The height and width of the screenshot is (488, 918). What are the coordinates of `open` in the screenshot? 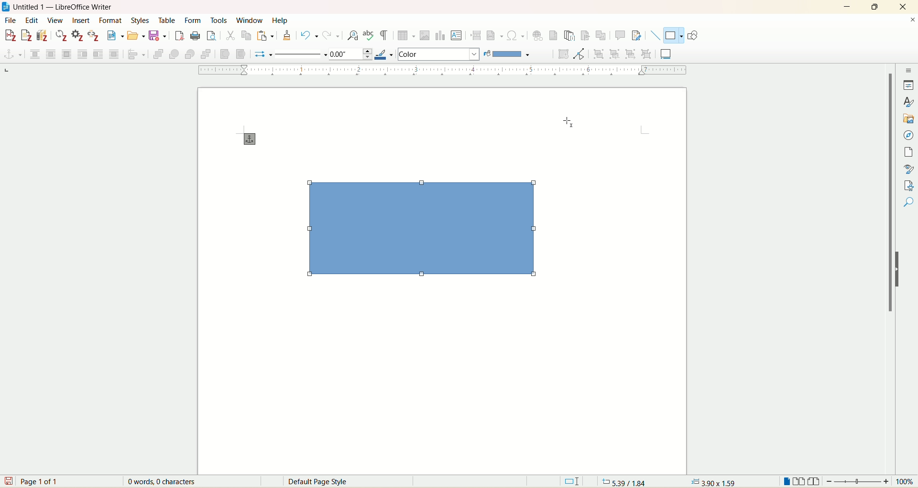 It's located at (136, 36).